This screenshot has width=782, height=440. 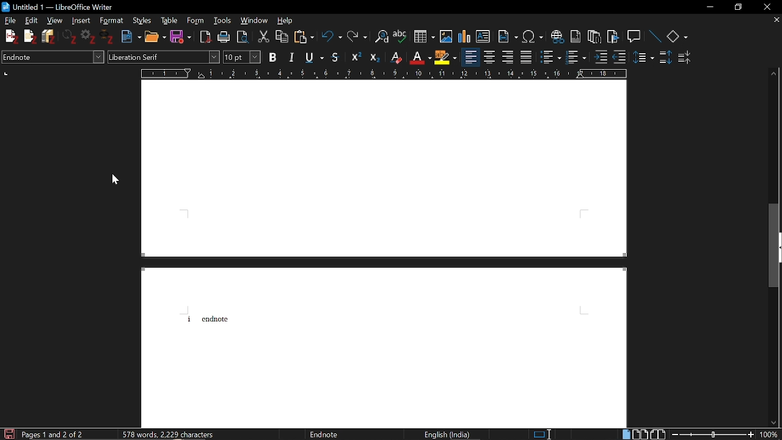 What do you see at coordinates (484, 37) in the screenshot?
I see `Insert text` at bounding box center [484, 37].